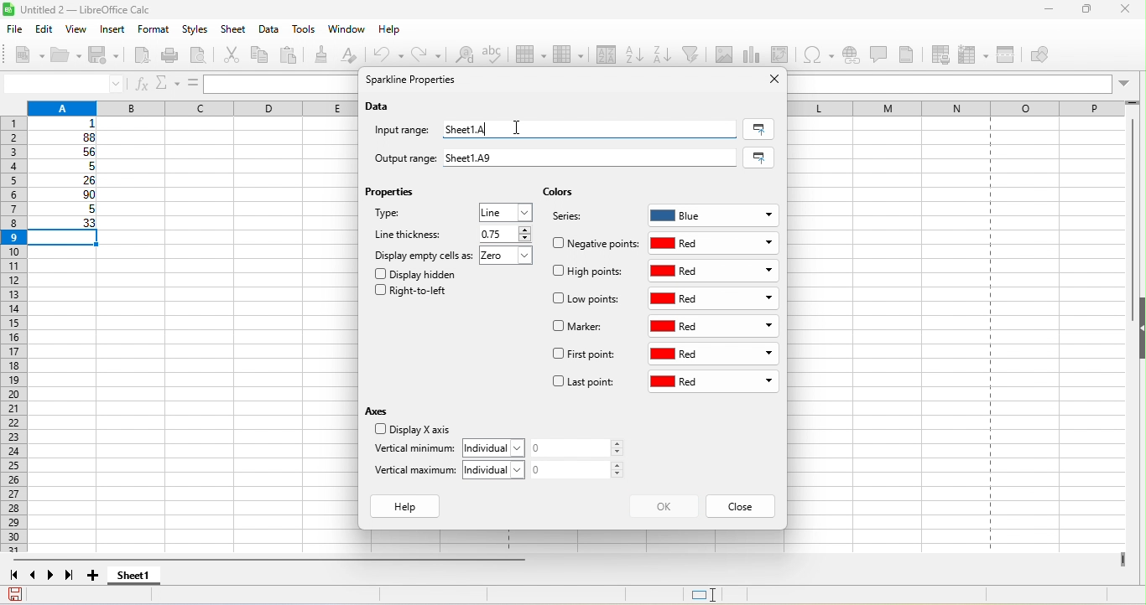 This screenshot has width=1146, height=605. I want to click on red, so click(716, 243).